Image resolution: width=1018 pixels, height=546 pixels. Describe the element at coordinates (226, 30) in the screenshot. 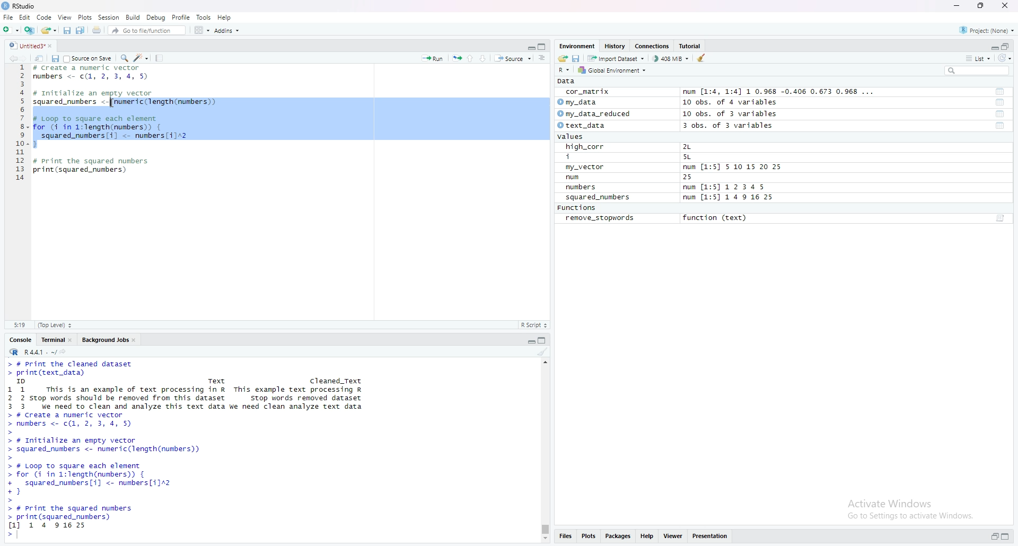

I see `Addins` at that location.